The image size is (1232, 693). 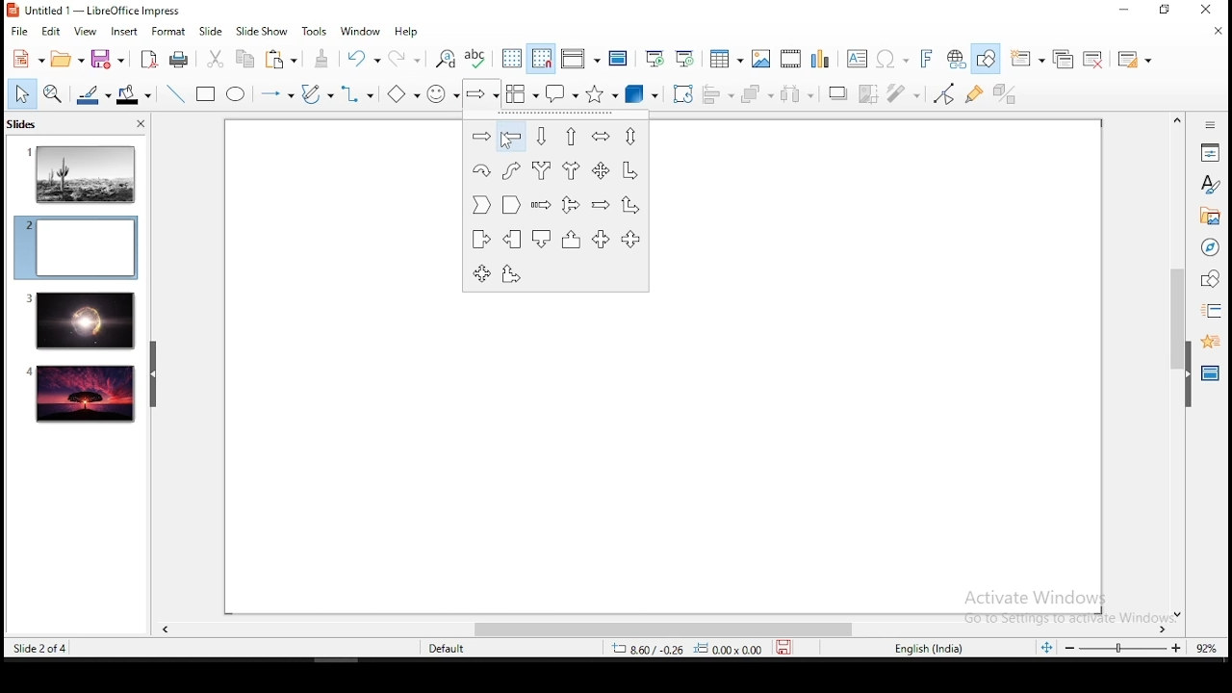 I want to click on zoom level, so click(x=1207, y=647).